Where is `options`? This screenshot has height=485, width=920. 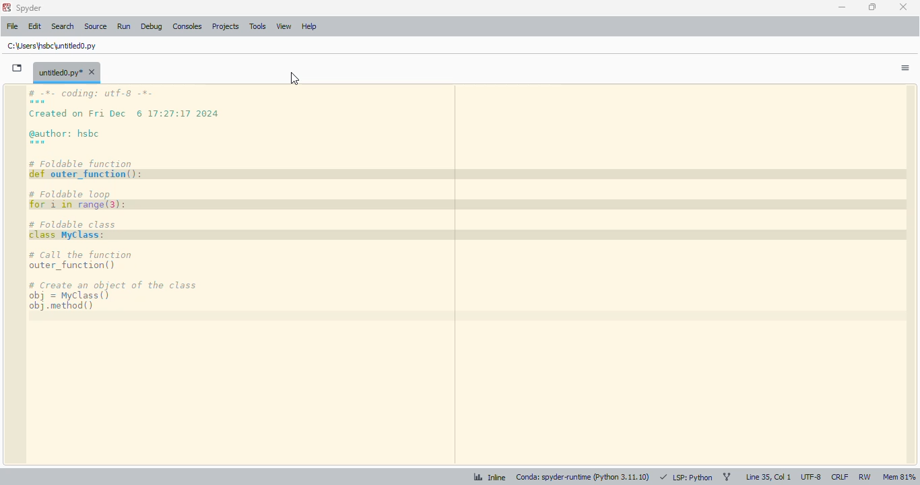
options is located at coordinates (905, 68).